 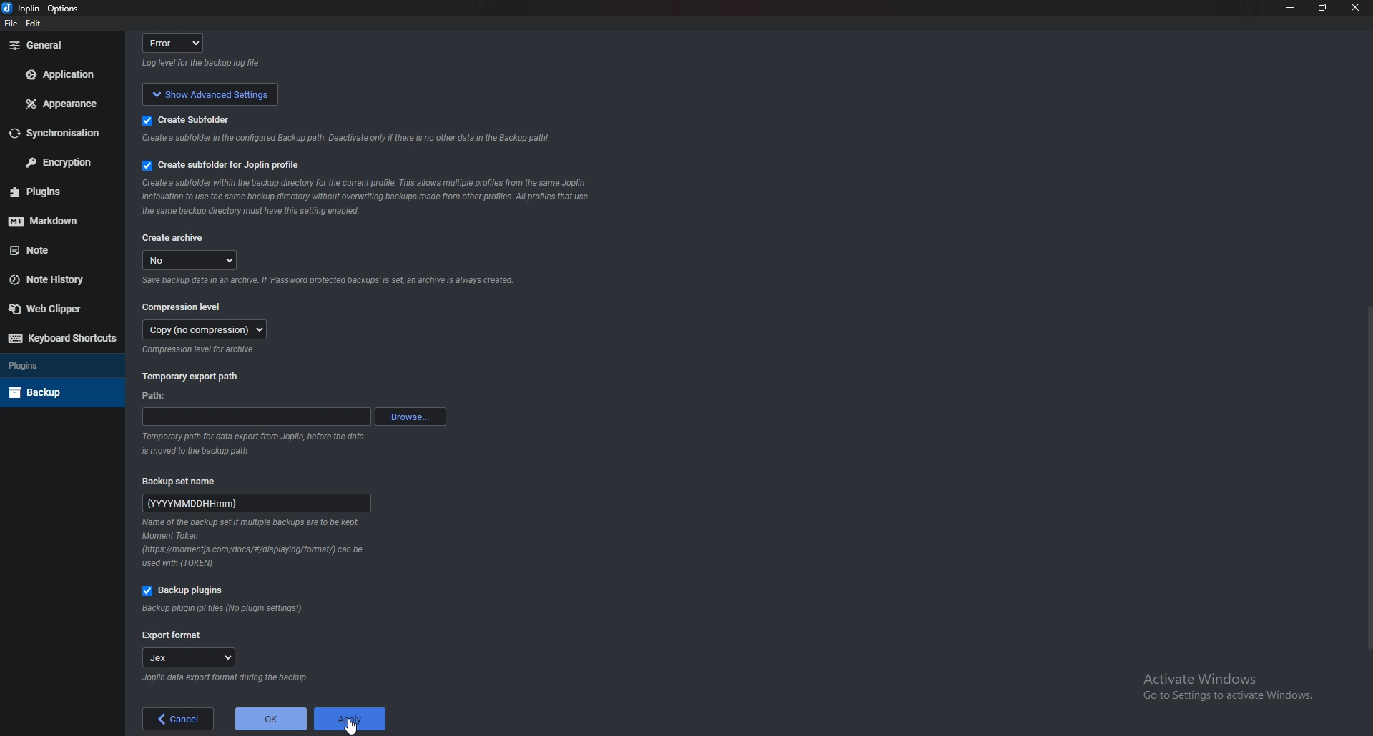 I want to click on Back up, so click(x=58, y=392).